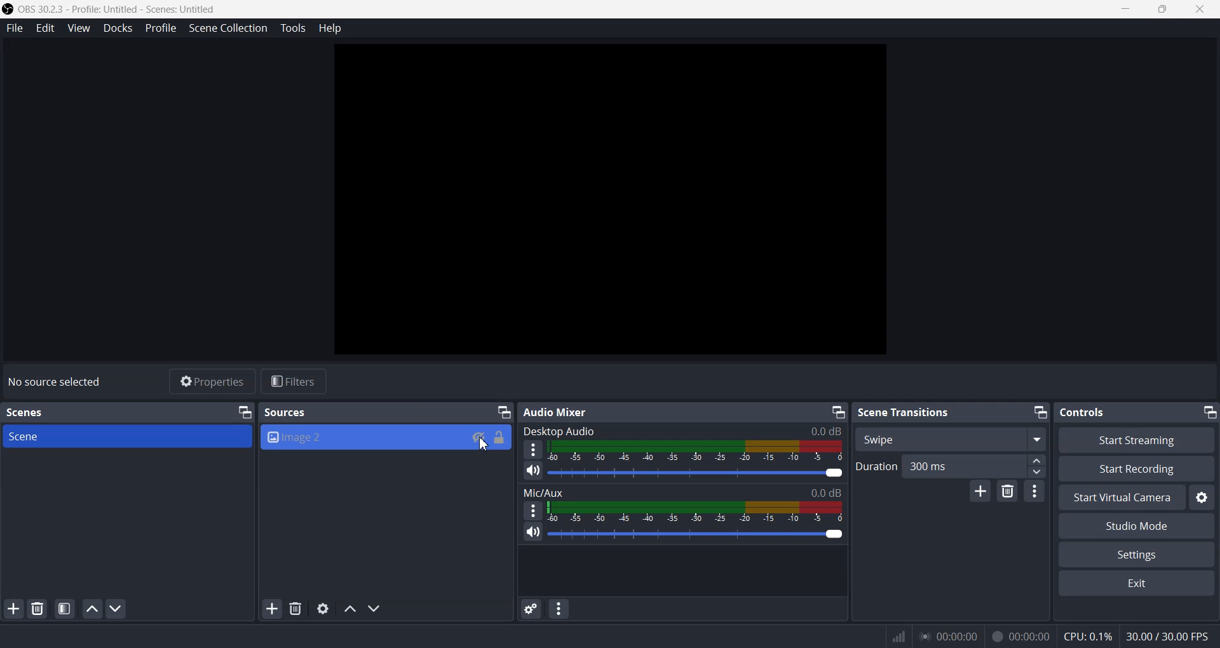 The image size is (1220, 648). What do you see at coordinates (1035, 490) in the screenshot?
I see `Transition properties` at bounding box center [1035, 490].